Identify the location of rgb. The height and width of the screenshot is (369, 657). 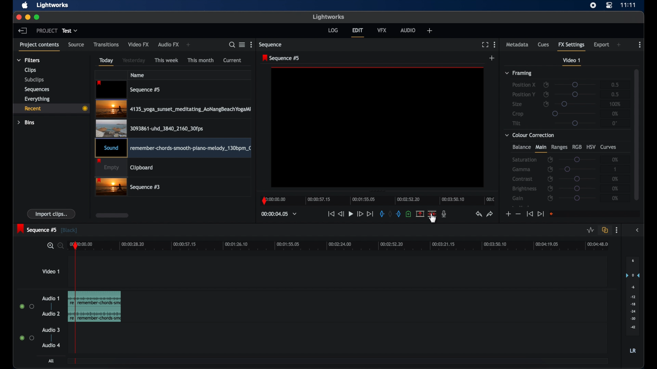
(577, 147).